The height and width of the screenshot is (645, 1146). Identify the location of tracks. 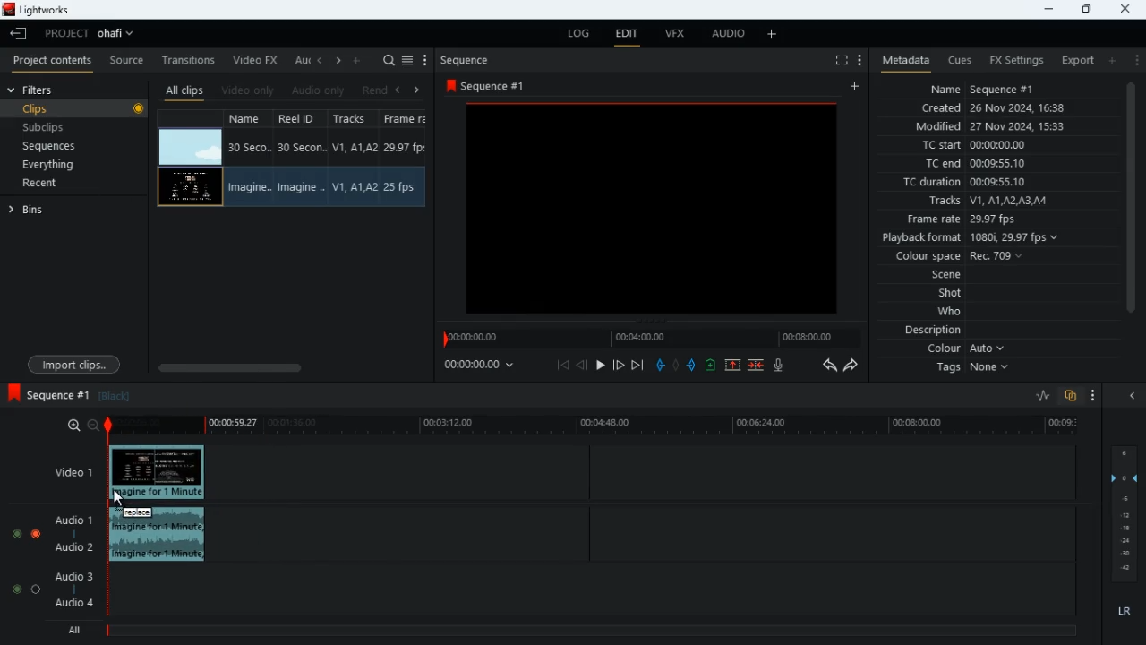
(991, 201).